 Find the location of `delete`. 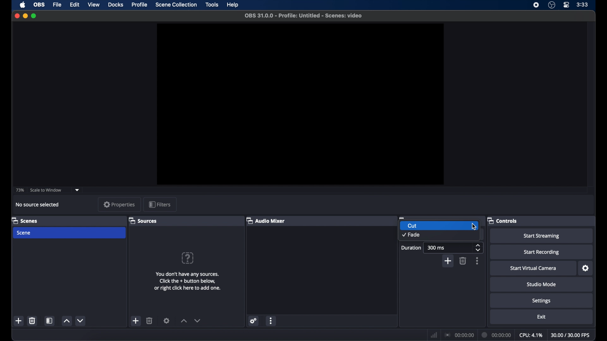

delete is located at coordinates (150, 321).